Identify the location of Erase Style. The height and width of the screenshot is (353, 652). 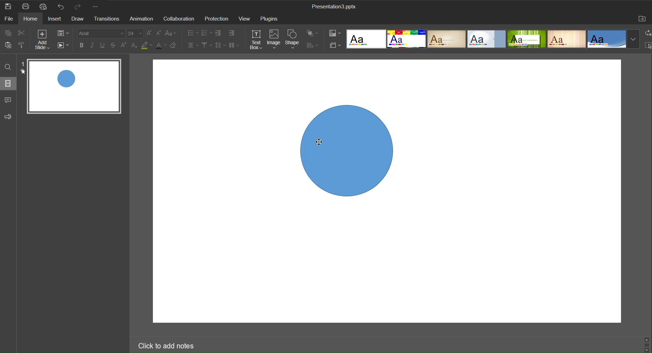
(175, 46).